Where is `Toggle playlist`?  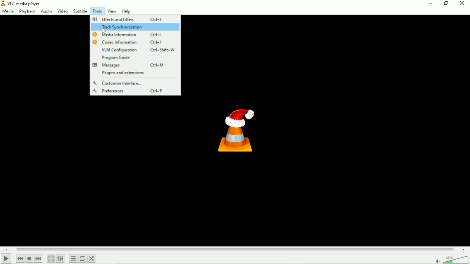
Toggle playlist is located at coordinates (73, 259).